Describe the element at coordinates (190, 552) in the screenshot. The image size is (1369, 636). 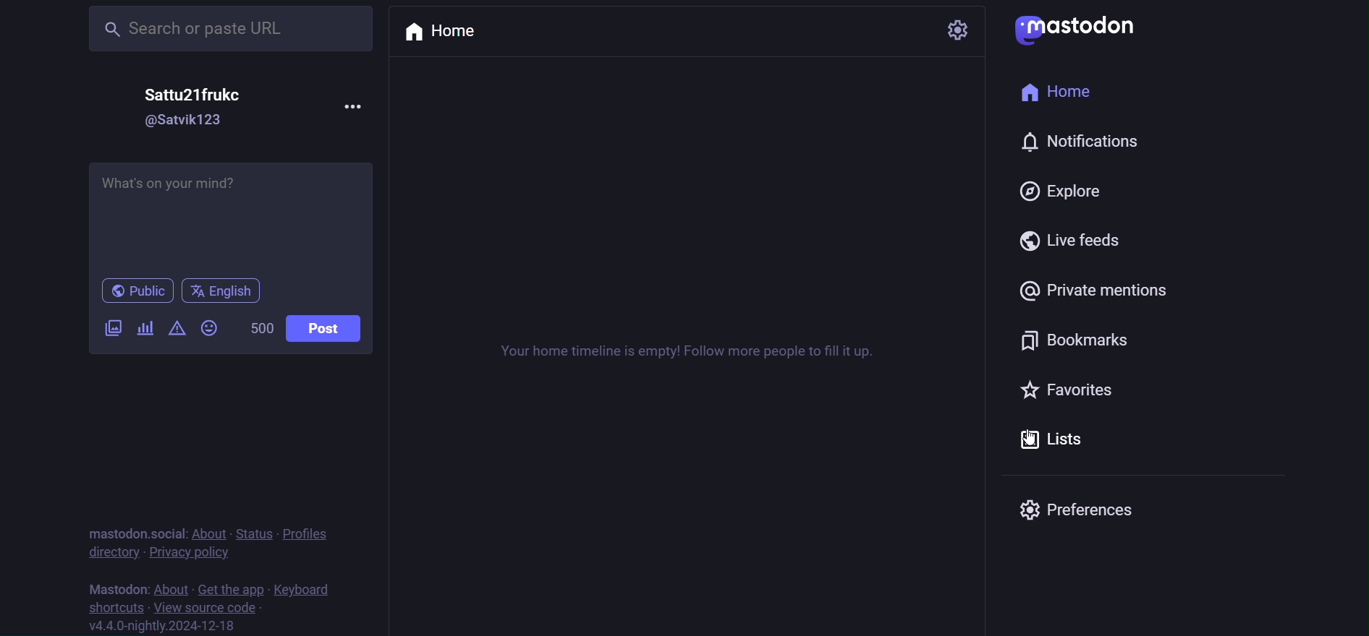
I see `privacy policy` at that location.